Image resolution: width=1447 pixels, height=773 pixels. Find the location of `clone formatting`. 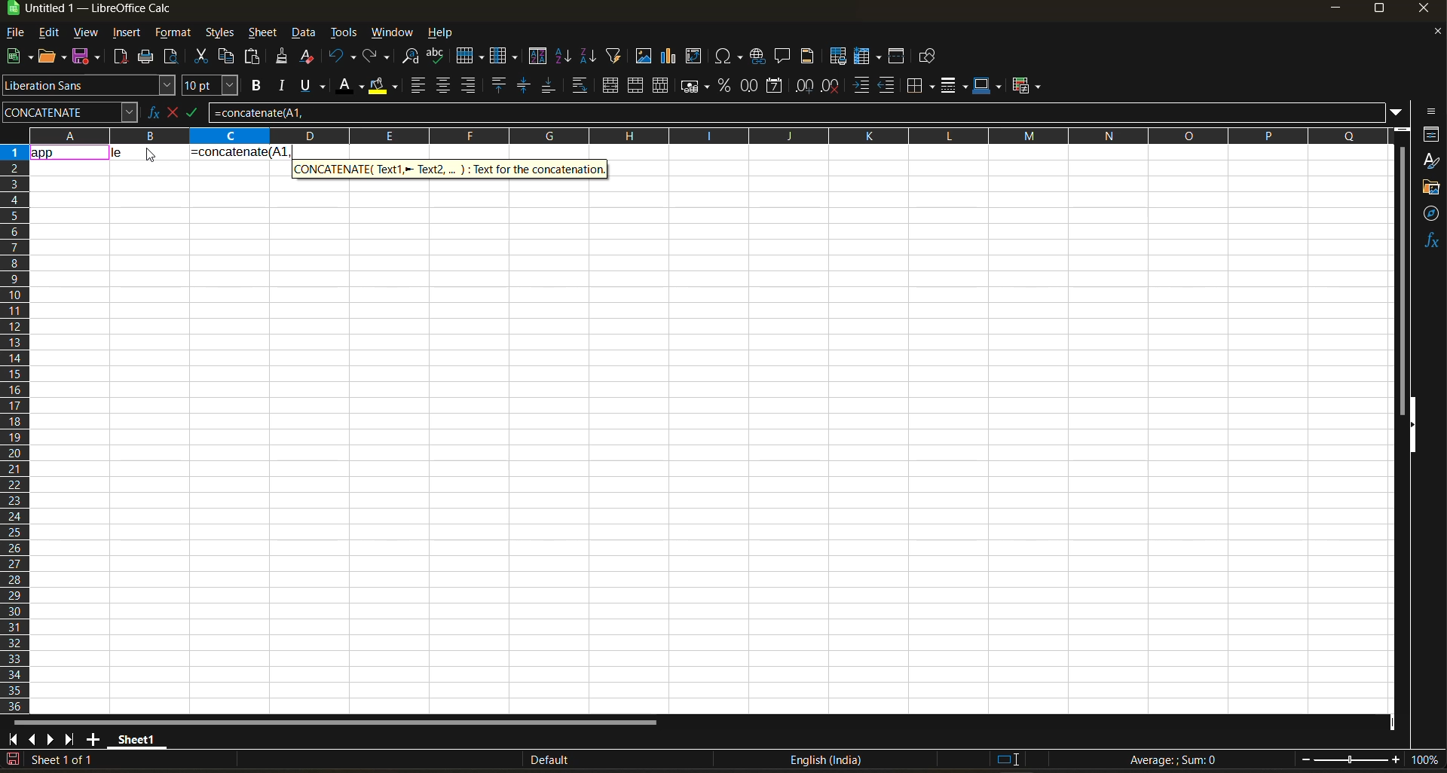

clone formatting is located at coordinates (283, 59).